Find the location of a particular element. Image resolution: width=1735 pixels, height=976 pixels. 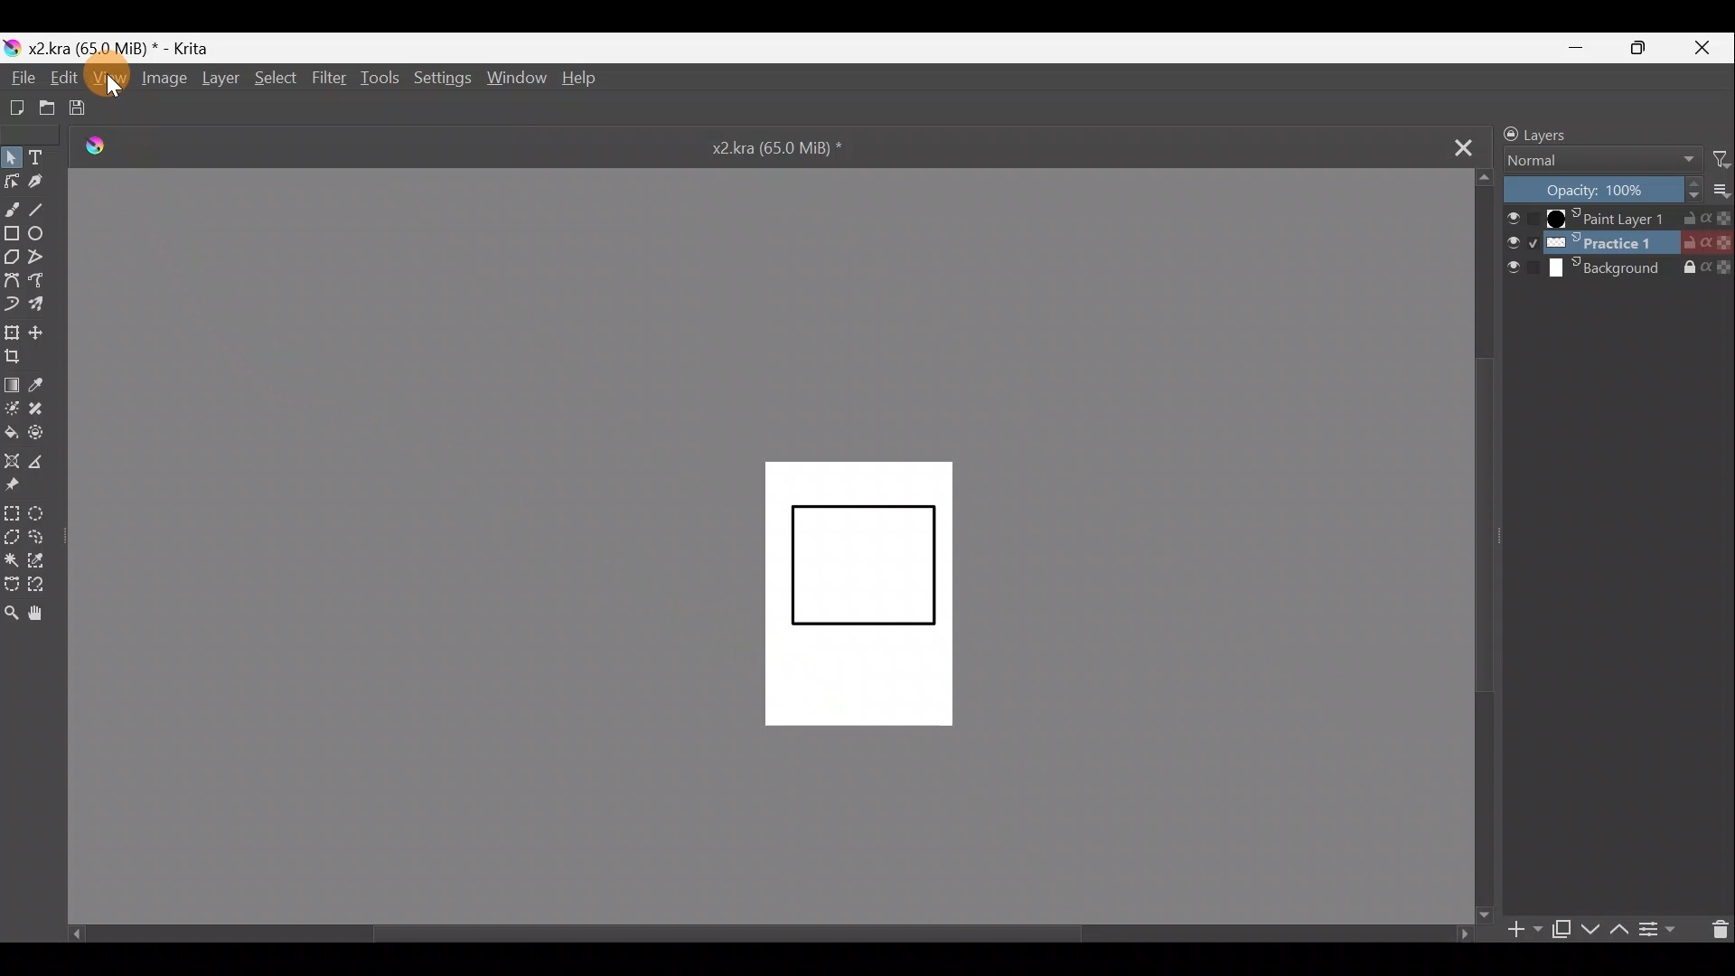

Ellipse tool is located at coordinates (42, 233).